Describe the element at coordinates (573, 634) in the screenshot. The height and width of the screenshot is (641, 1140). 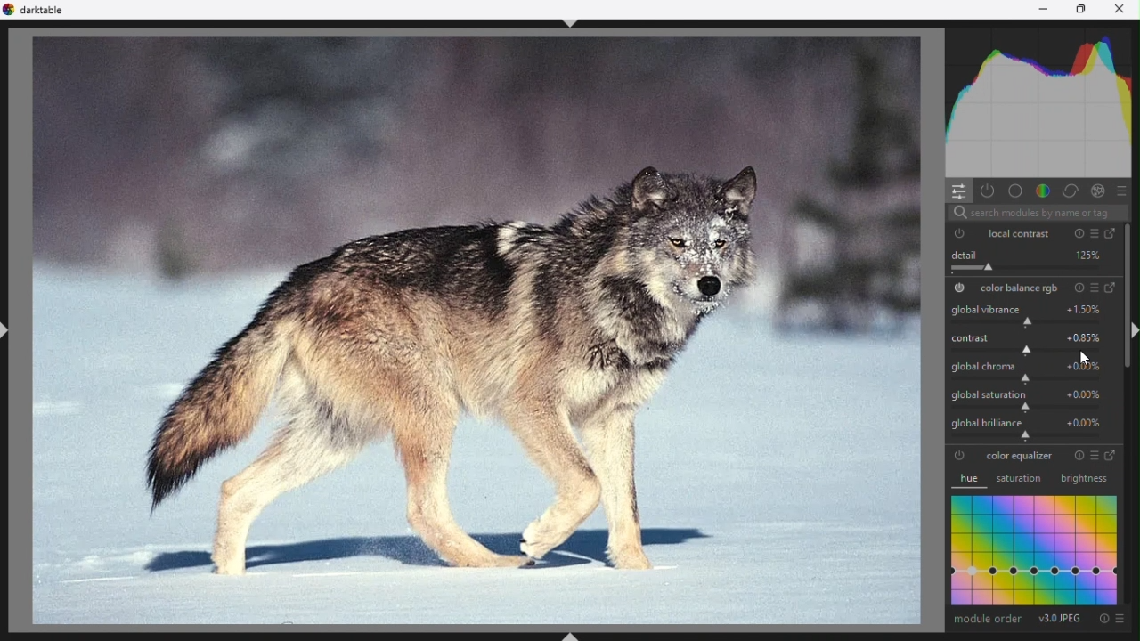
I see `shift+ctrl+b` at that location.